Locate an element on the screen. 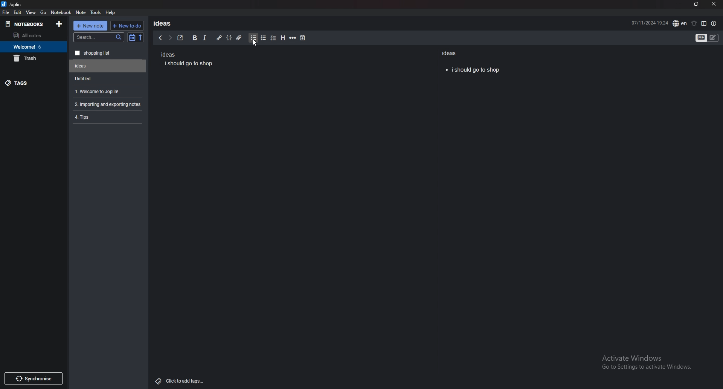 This screenshot has width=723, height=389. all notes is located at coordinates (32, 35).